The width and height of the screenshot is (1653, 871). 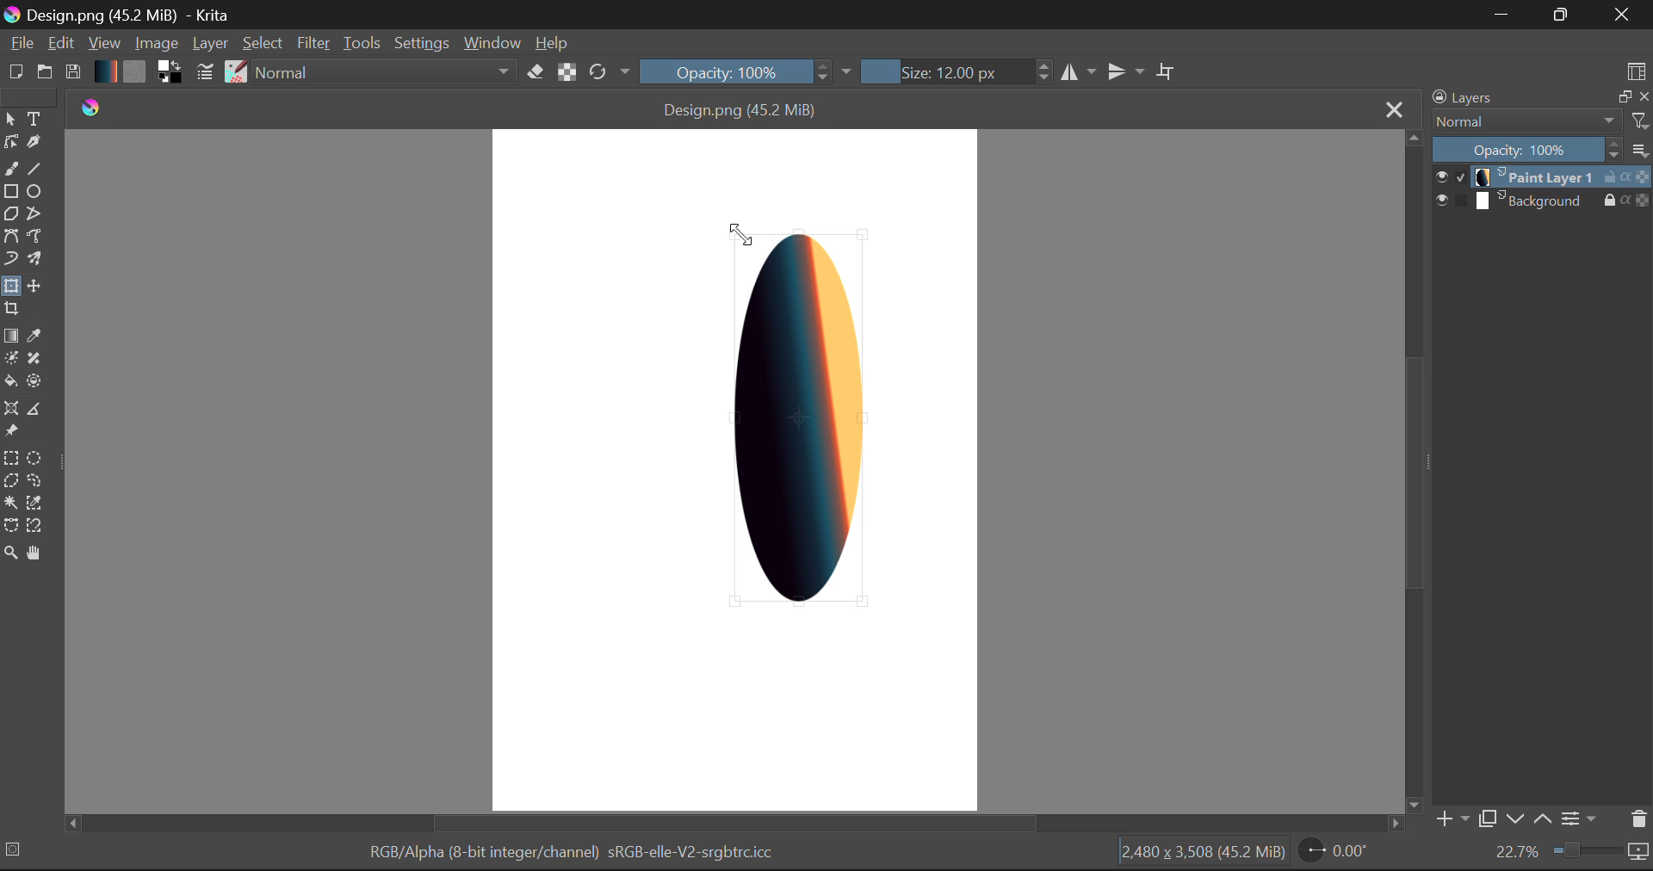 I want to click on Delete Layer, so click(x=1637, y=818).